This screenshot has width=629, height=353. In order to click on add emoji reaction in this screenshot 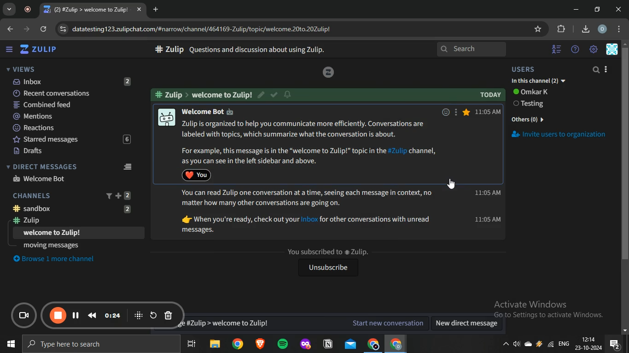, I will do `click(444, 111)`.